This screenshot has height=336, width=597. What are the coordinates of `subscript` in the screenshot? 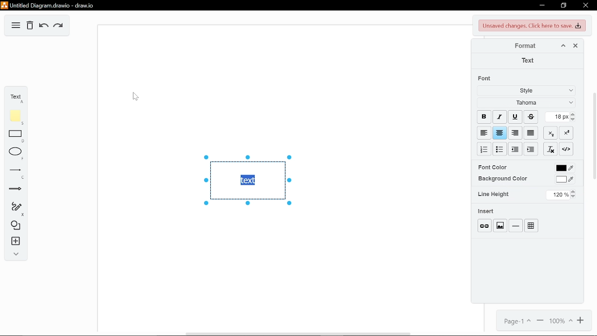 It's located at (551, 133).